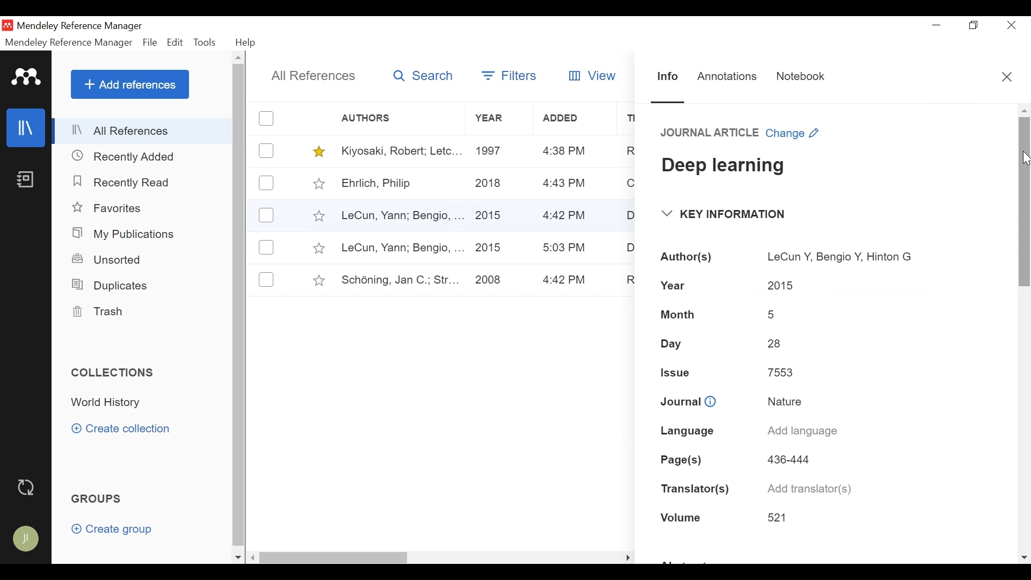 The width and height of the screenshot is (1031, 580). I want to click on Add References, so click(130, 84).